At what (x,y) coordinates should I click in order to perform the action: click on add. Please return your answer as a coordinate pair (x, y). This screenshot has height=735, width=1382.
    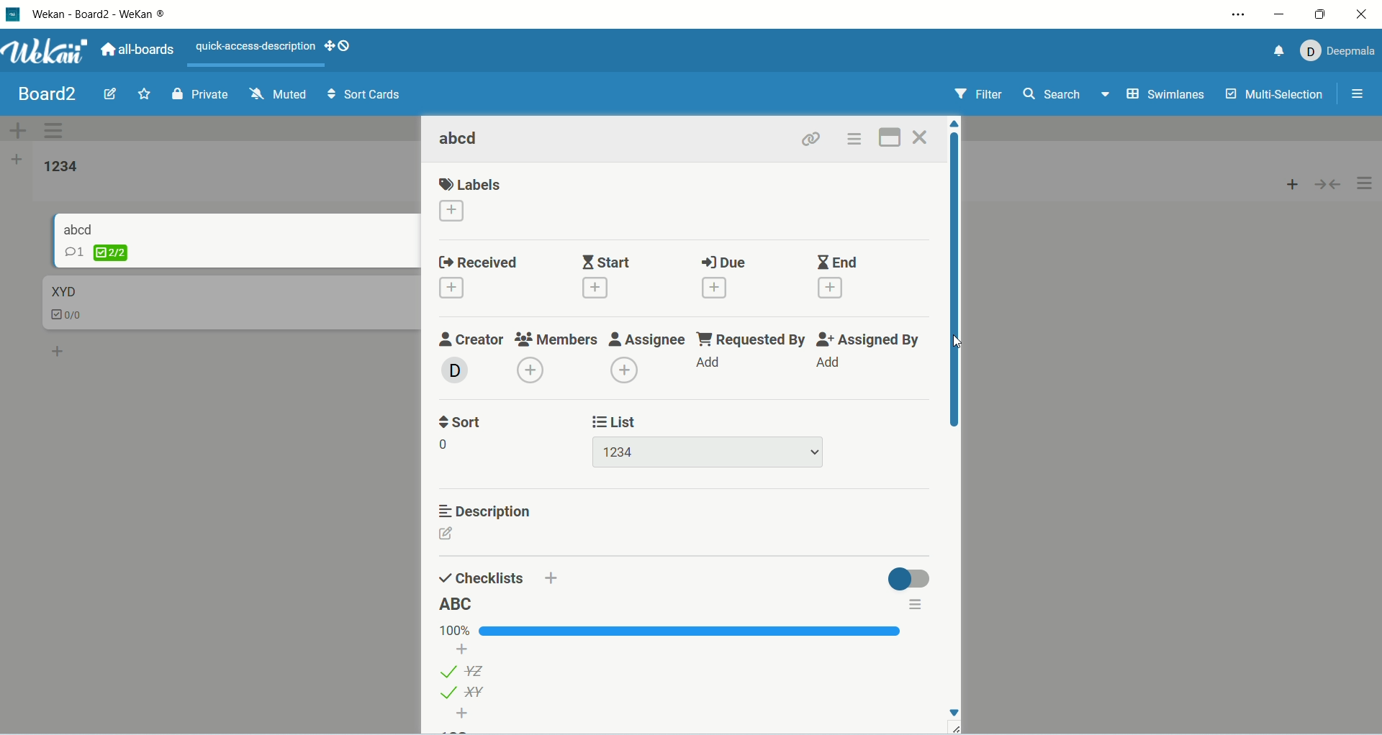
    Looking at the image, I should click on (451, 211).